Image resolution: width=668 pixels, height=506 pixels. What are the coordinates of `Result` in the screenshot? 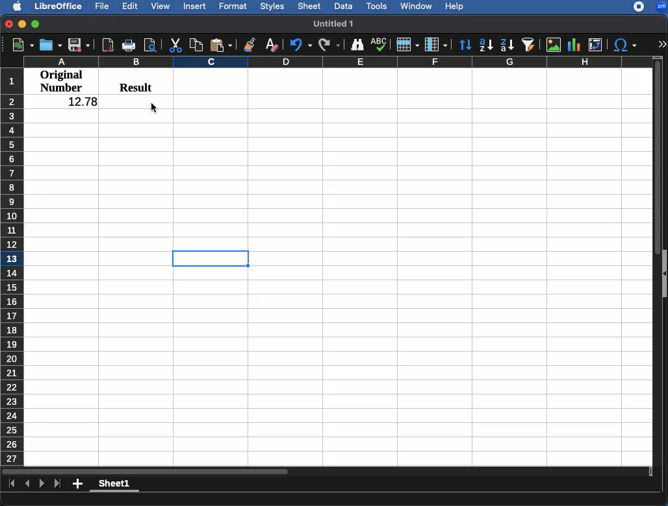 It's located at (131, 86).